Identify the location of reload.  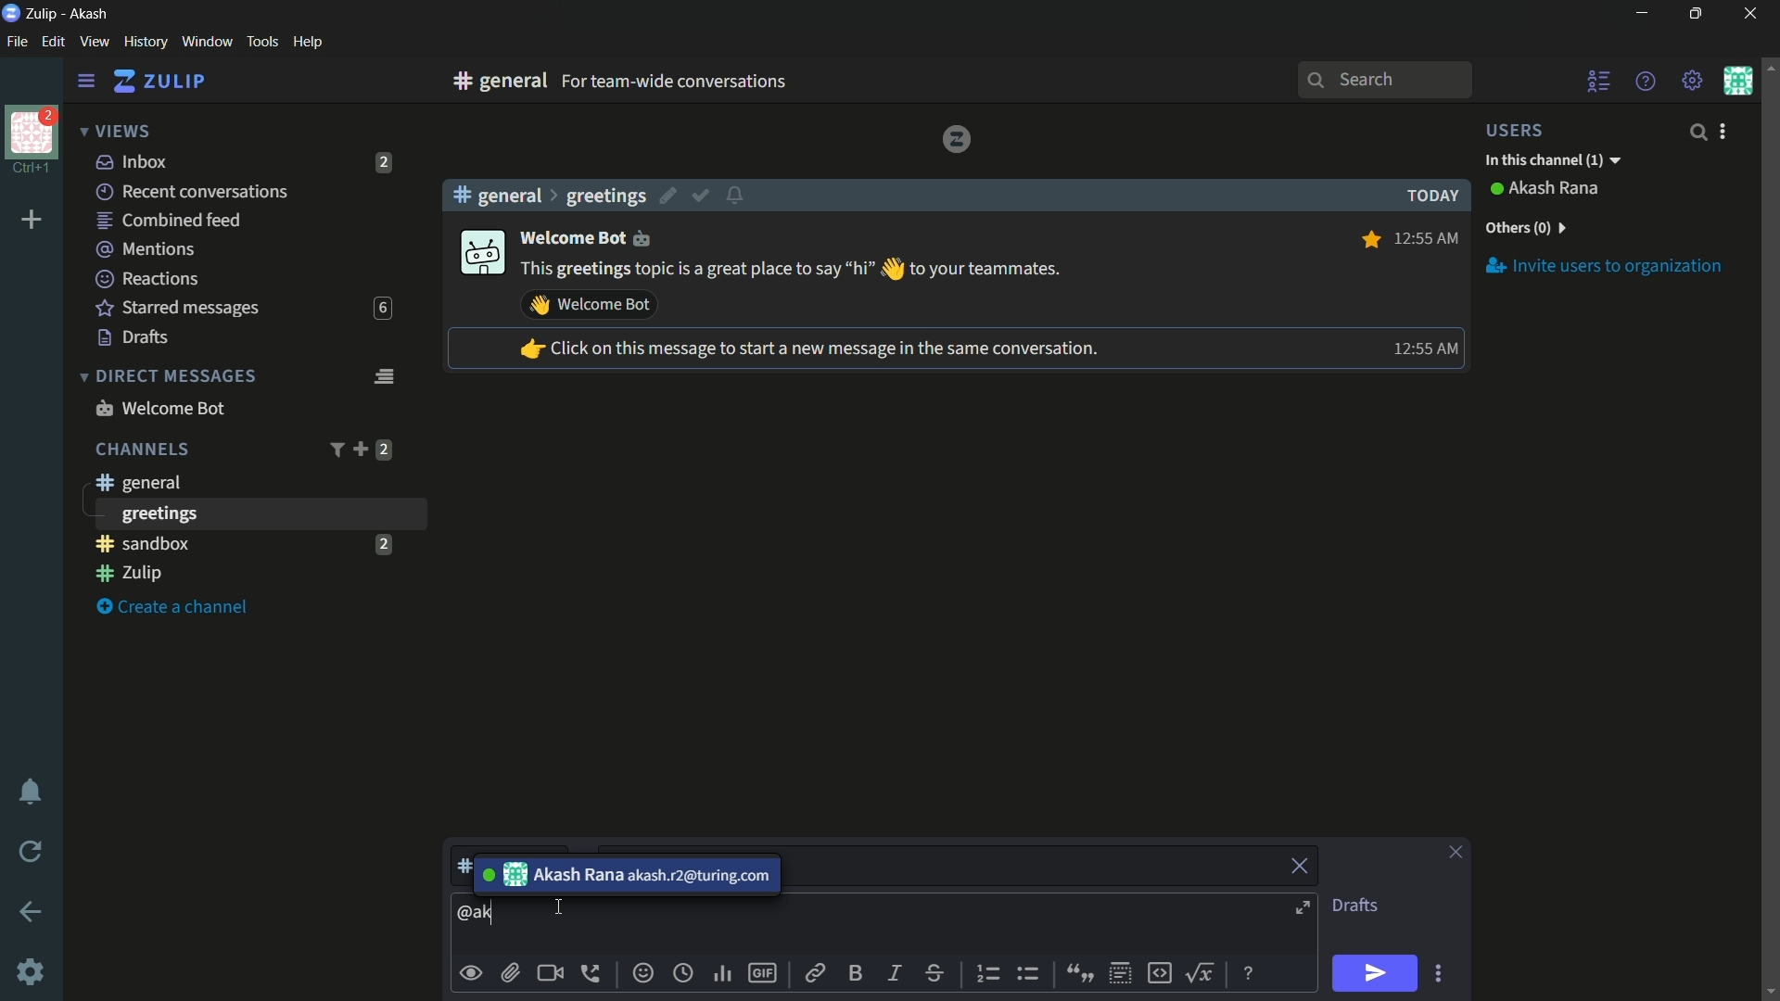
(32, 851).